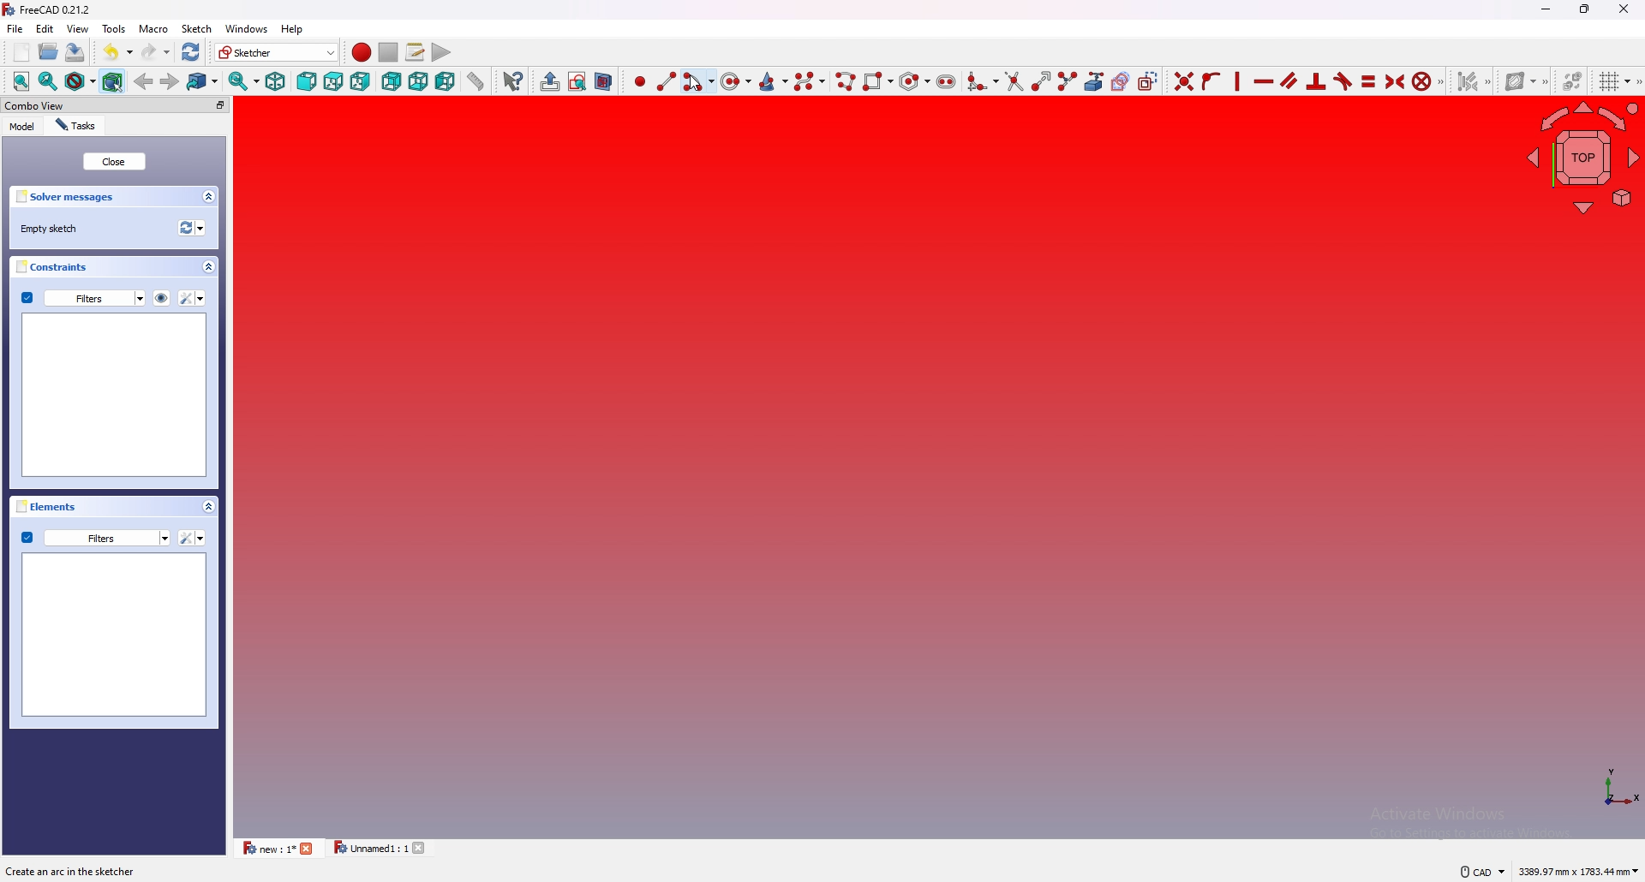 This screenshot has height=882, width=1645. What do you see at coordinates (810, 81) in the screenshot?
I see `create b spline` at bounding box center [810, 81].